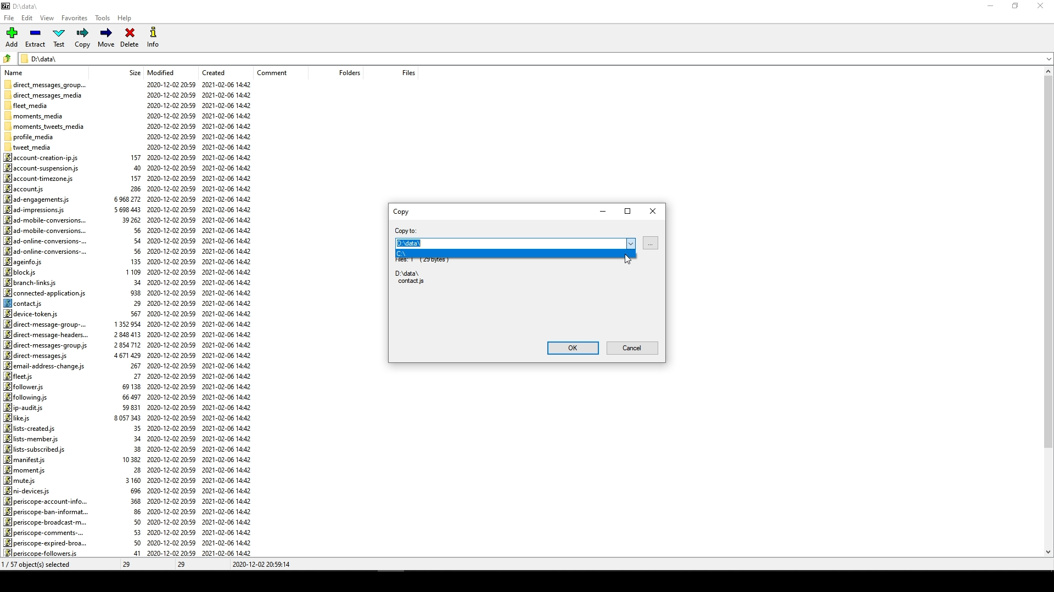  I want to click on account-suspension.js, so click(42, 167).